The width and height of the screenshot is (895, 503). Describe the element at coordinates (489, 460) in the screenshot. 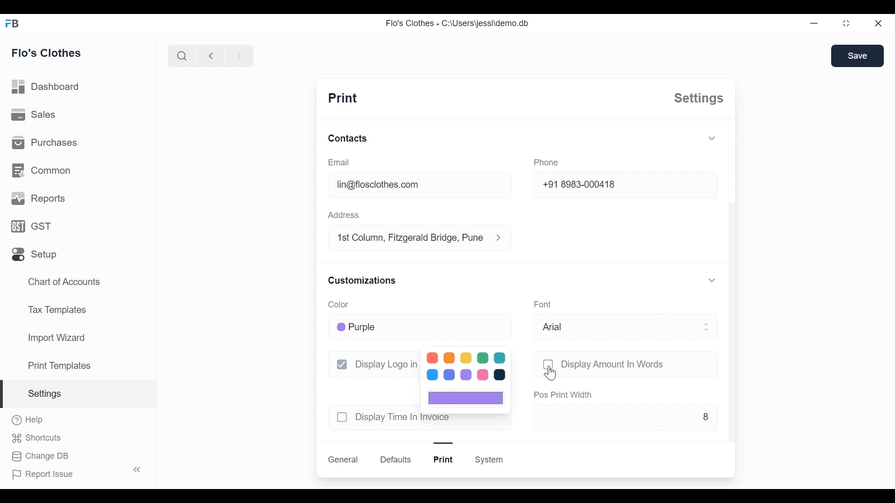

I see `system` at that location.